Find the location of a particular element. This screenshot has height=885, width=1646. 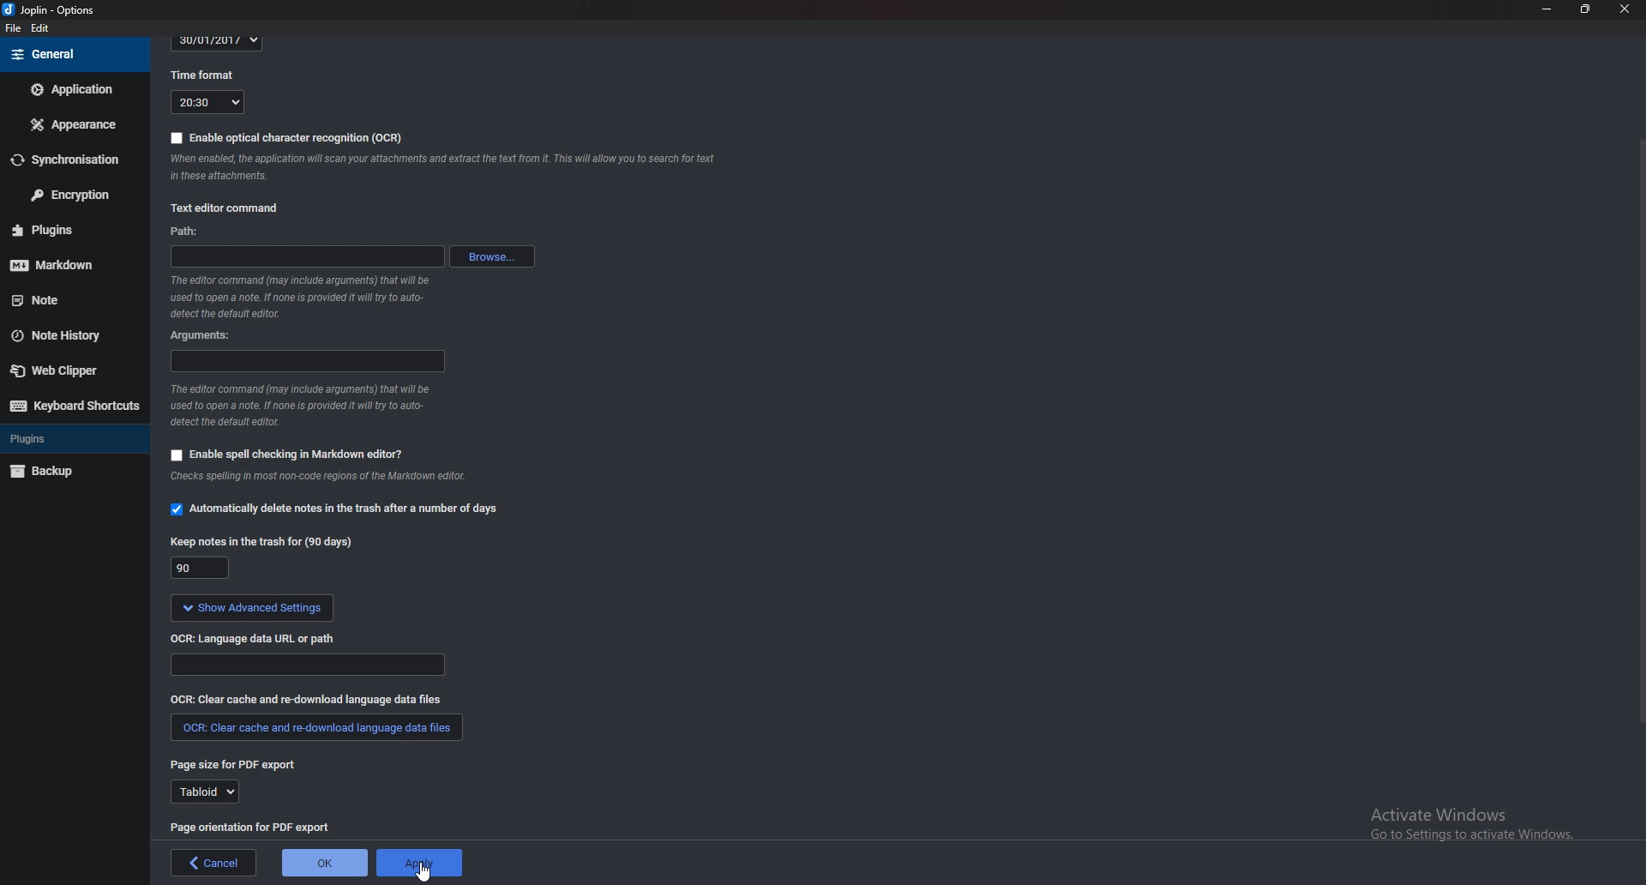

Cursor is located at coordinates (427, 872).